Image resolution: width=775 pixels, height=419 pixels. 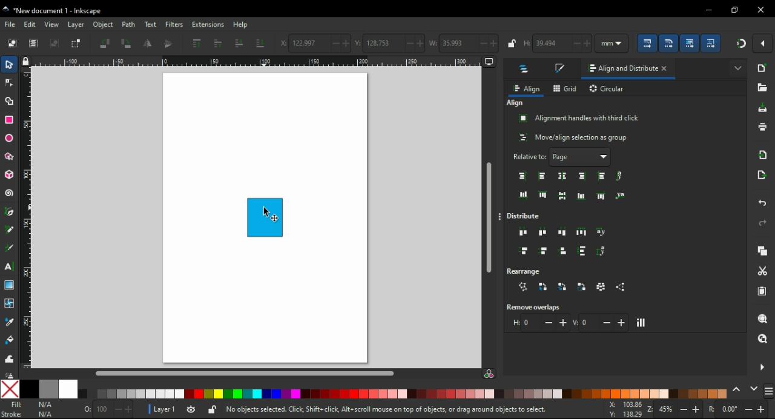 What do you see at coordinates (10, 157) in the screenshot?
I see `star/polygon tool` at bounding box center [10, 157].